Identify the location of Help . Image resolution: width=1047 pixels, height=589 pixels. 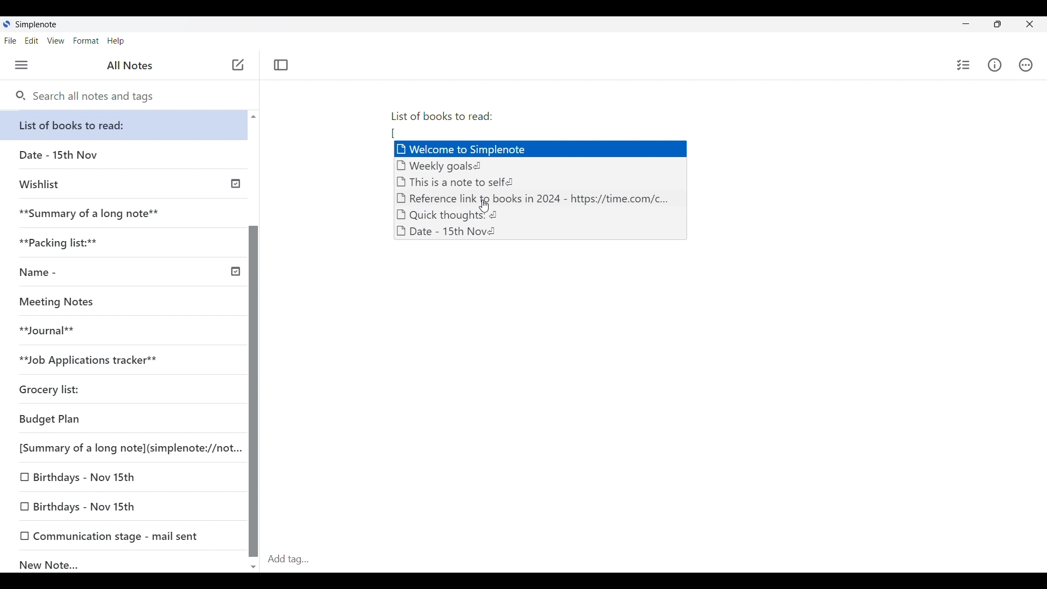
(116, 41).